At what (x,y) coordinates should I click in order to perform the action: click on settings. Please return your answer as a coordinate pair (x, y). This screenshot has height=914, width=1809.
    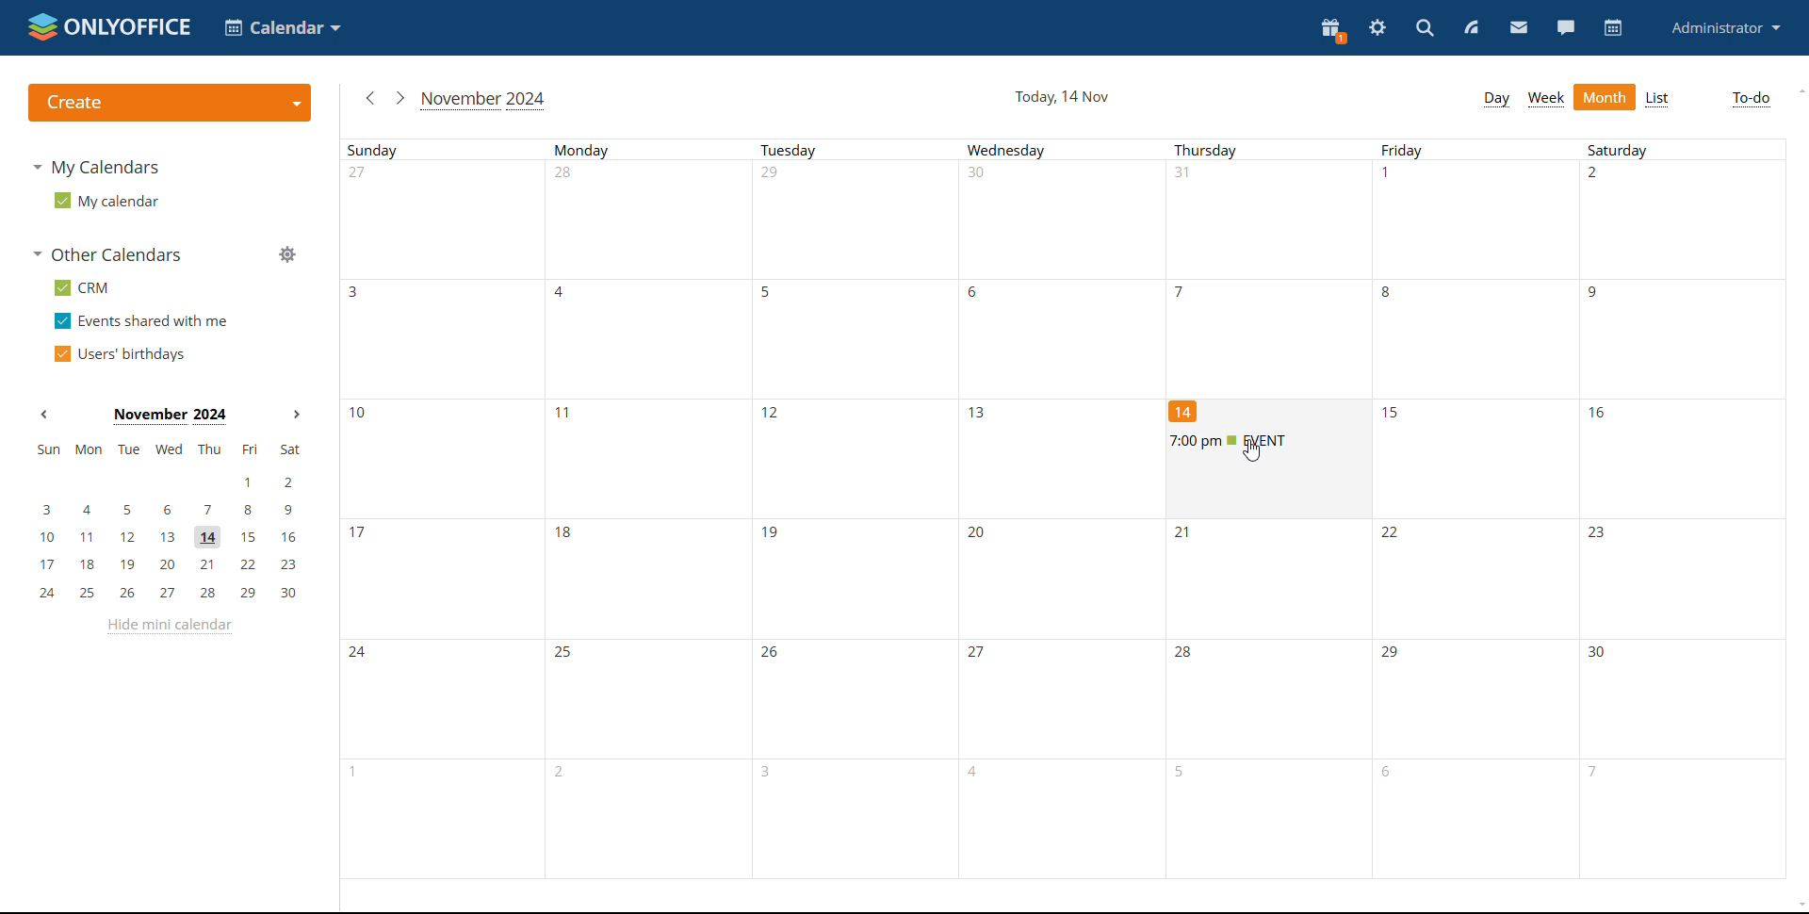
    Looking at the image, I should click on (1377, 28).